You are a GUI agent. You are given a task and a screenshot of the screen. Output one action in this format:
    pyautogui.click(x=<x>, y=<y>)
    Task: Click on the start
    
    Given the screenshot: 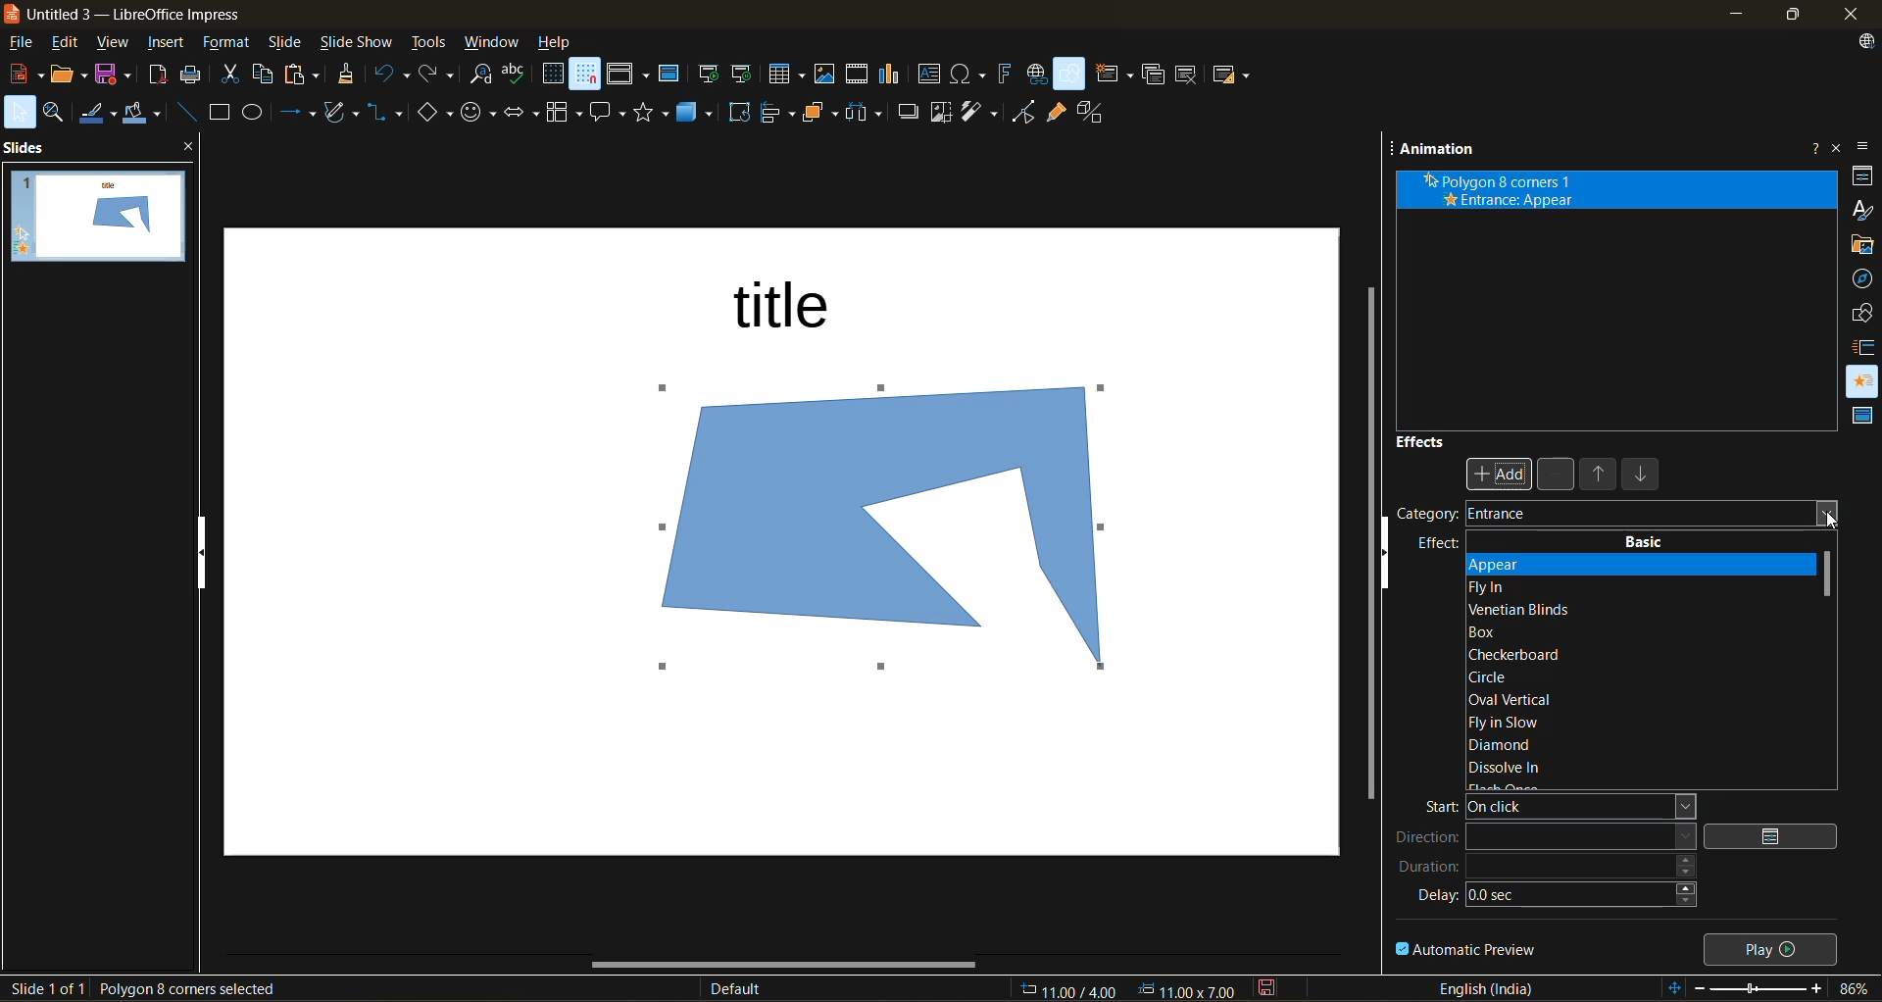 What is the action you would take?
    pyautogui.click(x=1557, y=804)
    